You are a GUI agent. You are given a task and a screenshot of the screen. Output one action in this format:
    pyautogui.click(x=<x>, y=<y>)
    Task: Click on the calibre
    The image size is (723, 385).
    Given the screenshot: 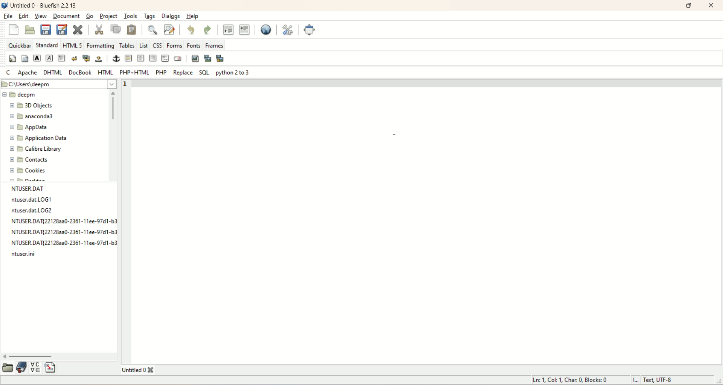 What is the action you would take?
    pyautogui.click(x=35, y=150)
    